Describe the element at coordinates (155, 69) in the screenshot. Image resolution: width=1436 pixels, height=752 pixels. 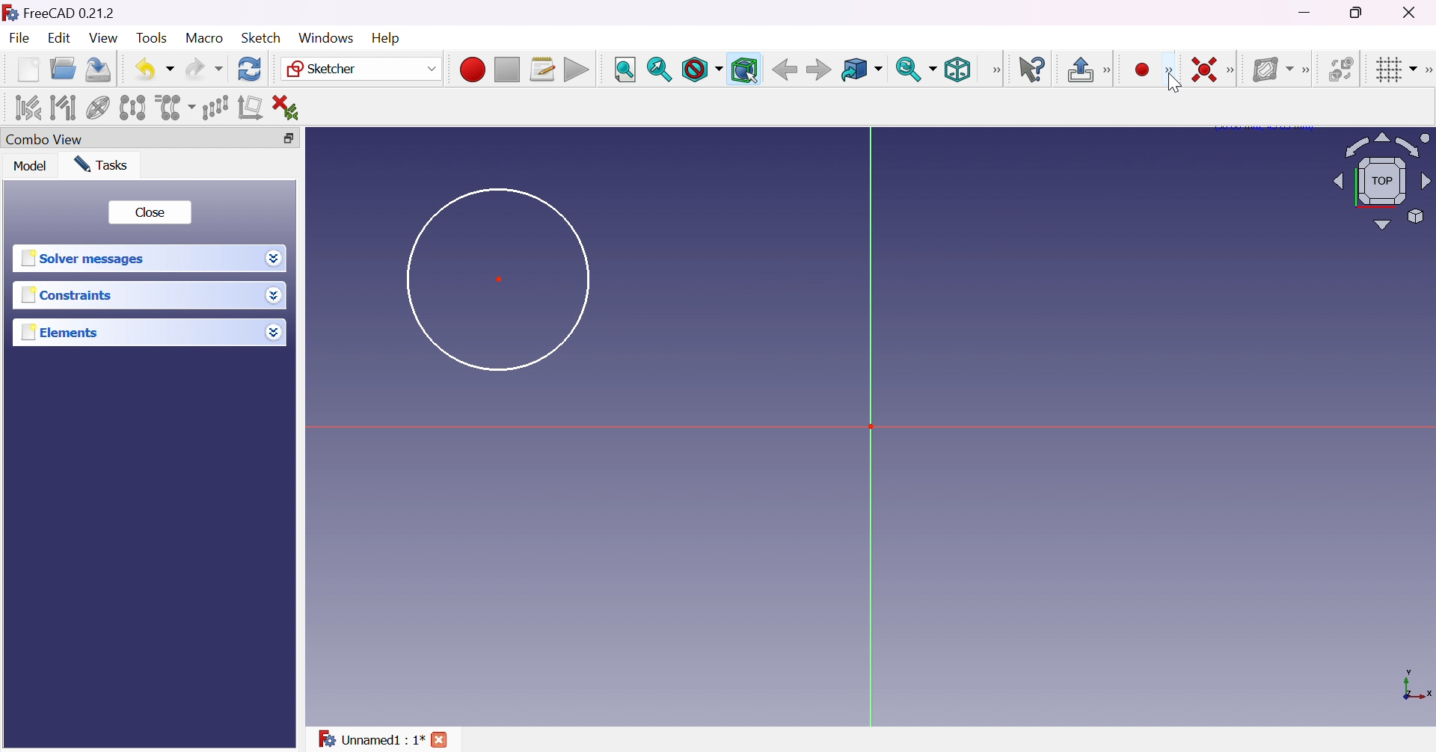
I see `Undo` at that location.